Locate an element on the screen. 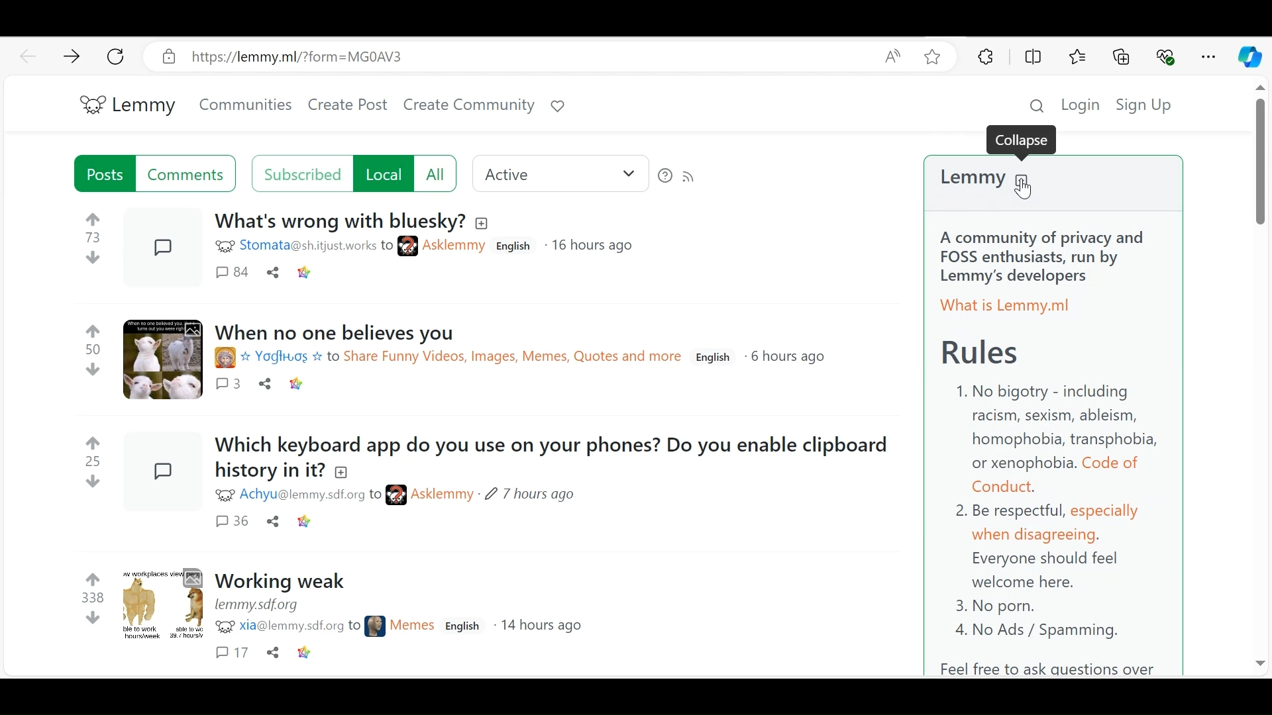  links is located at coordinates (462, 358).